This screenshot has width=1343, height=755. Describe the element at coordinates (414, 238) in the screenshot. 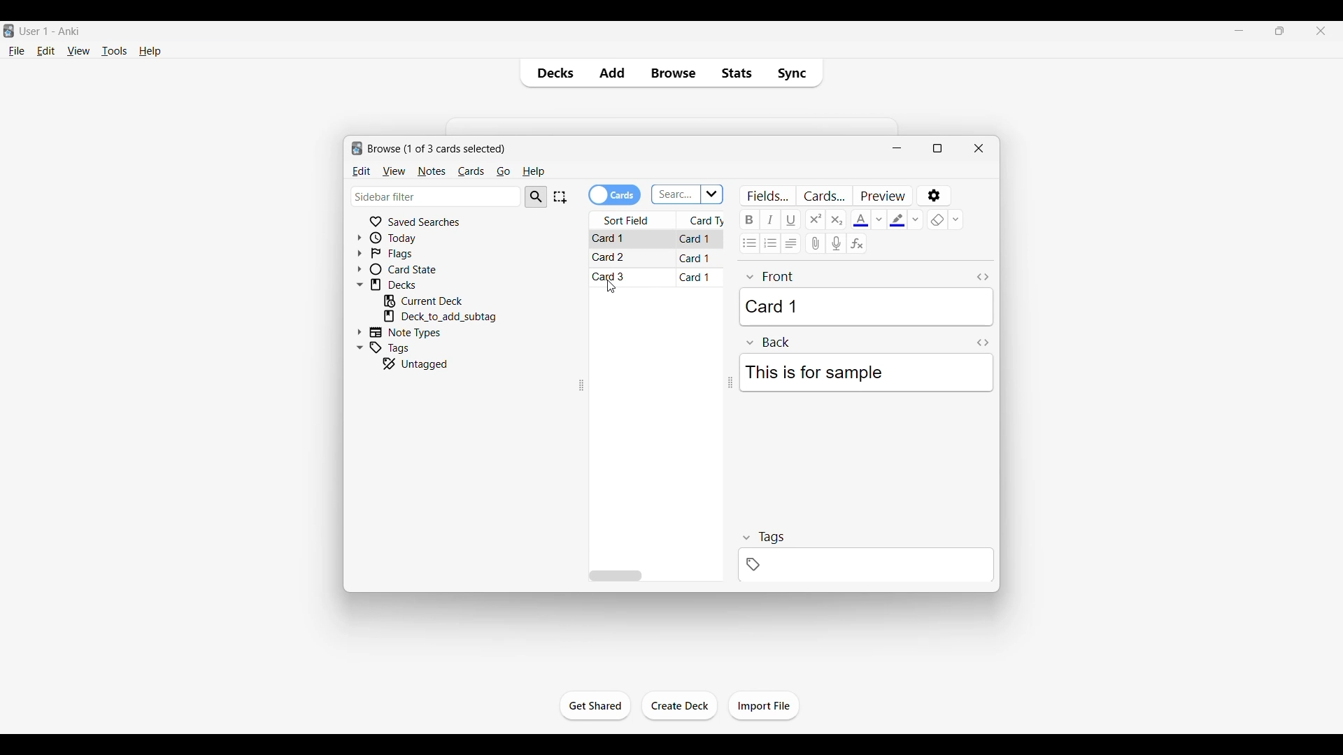

I see `Click to go to Today` at that location.